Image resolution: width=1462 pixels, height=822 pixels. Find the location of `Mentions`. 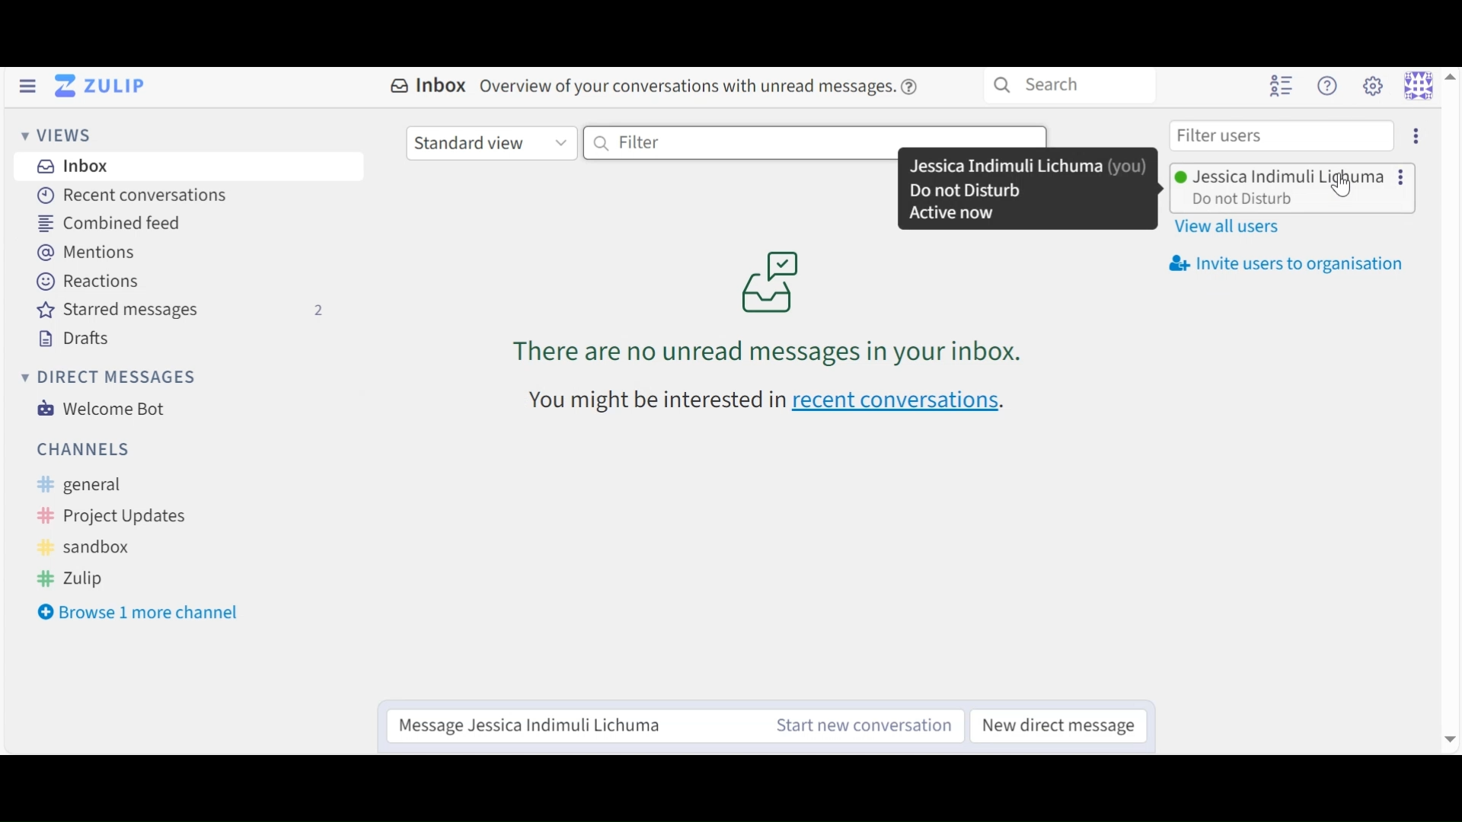

Mentions is located at coordinates (86, 253).